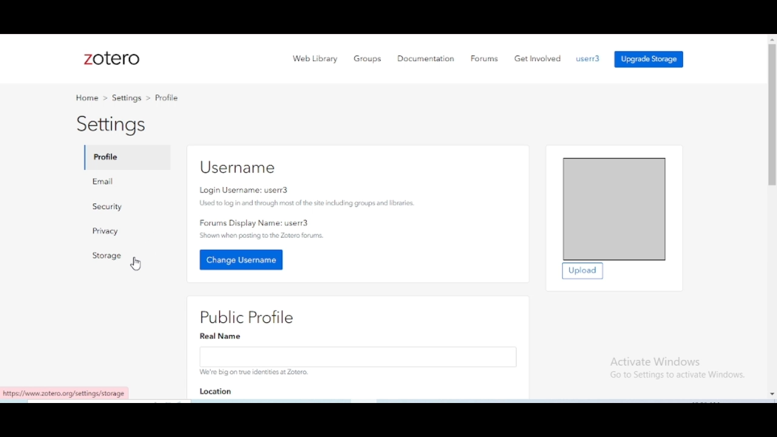 This screenshot has height=437, width=777. Describe the element at coordinates (257, 223) in the screenshot. I see `Forums Display Name: user3` at that location.